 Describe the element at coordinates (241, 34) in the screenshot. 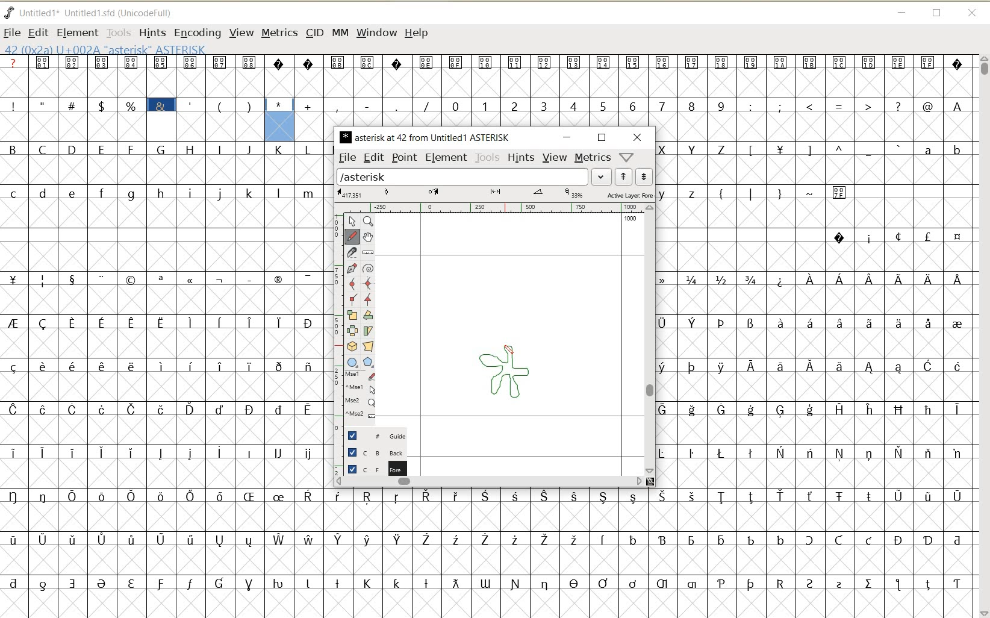

I see `VIEW` at that location.